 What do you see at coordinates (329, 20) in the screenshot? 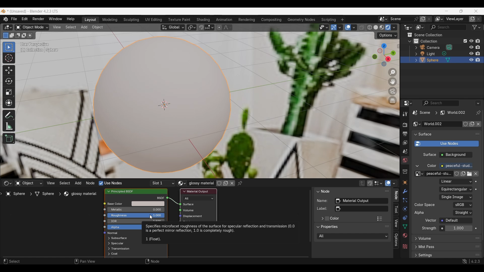
I see `Scripting workspace` at bounding box center [329, 20].